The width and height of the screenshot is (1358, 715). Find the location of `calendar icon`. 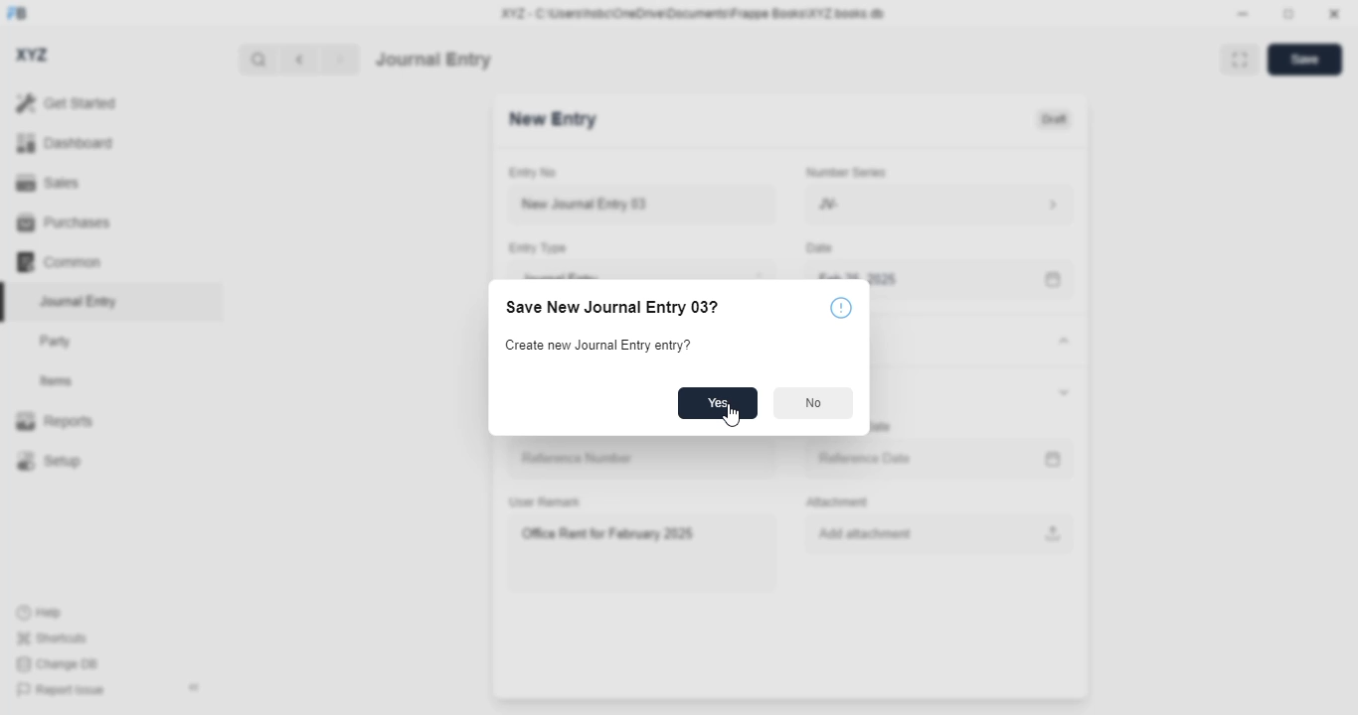

calendar icon is located at coordinates (1056, 280).